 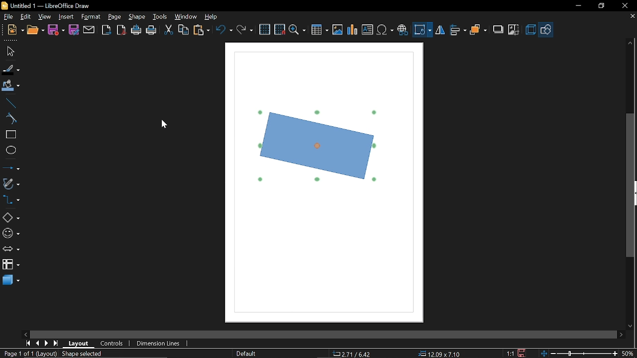 I want to click on Redo, so click(x=244, y=29).